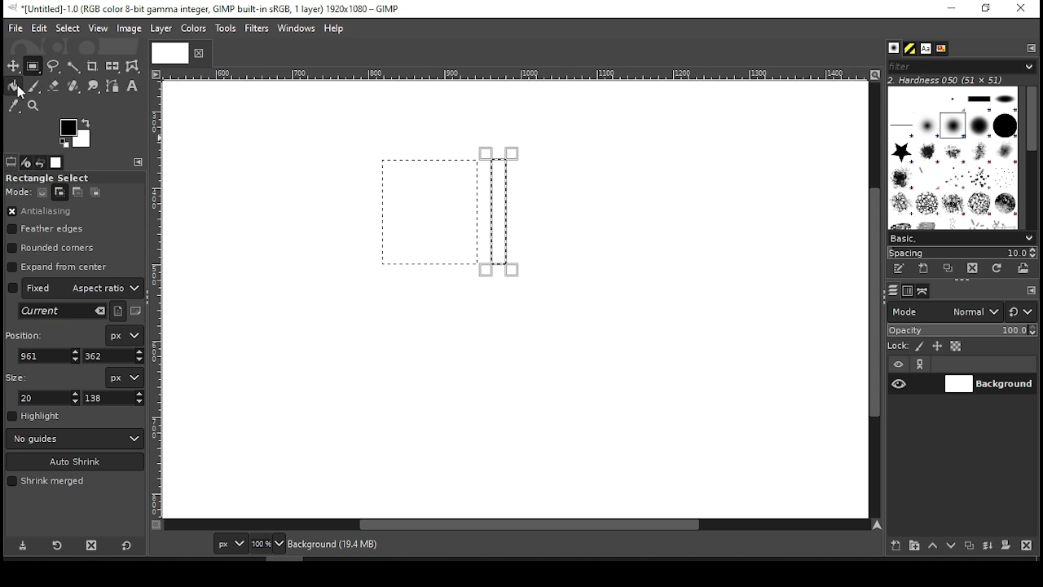 This screenshot has height=587, width=1043. I want to click on layer , so click(988, 384).